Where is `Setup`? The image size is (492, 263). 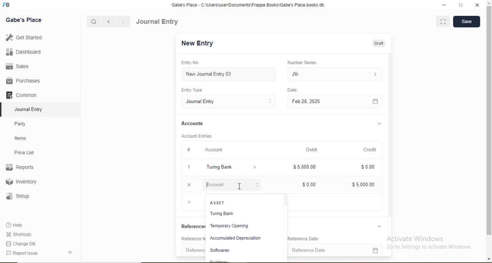 Setup is located at coordinates (17, 196).